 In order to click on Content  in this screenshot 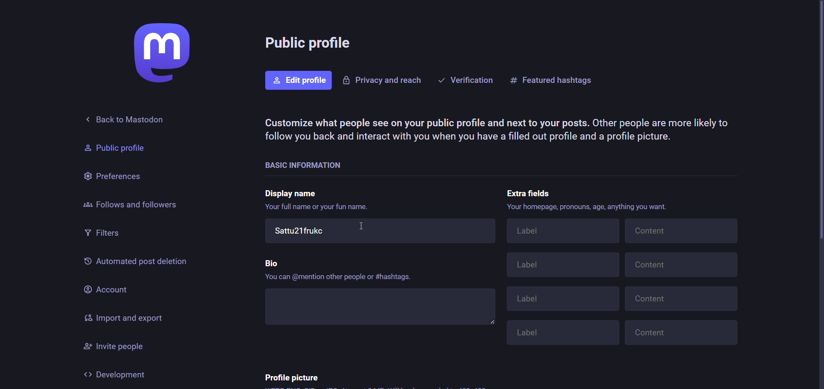, I will do `click(679, 334)`.